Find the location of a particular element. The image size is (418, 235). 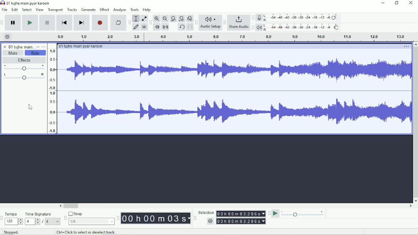

Minimize is located at coordinates (383, 3).